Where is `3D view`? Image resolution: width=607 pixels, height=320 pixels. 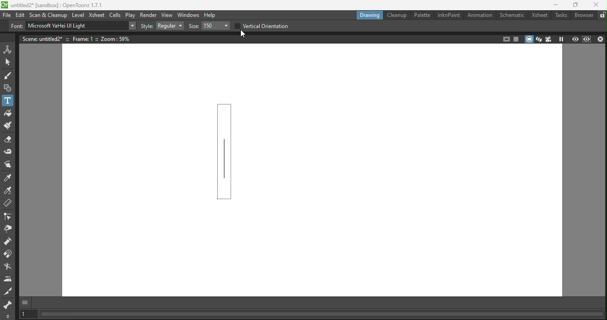 3D view is located at coordinates (539, 39).